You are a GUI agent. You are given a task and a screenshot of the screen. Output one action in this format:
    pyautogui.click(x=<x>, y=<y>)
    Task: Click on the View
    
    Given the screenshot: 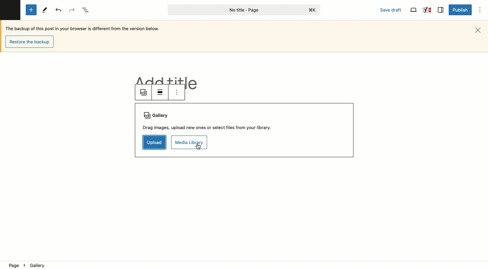 What is the action you would take?
    pyautogui.click(x=413, y=11)
    